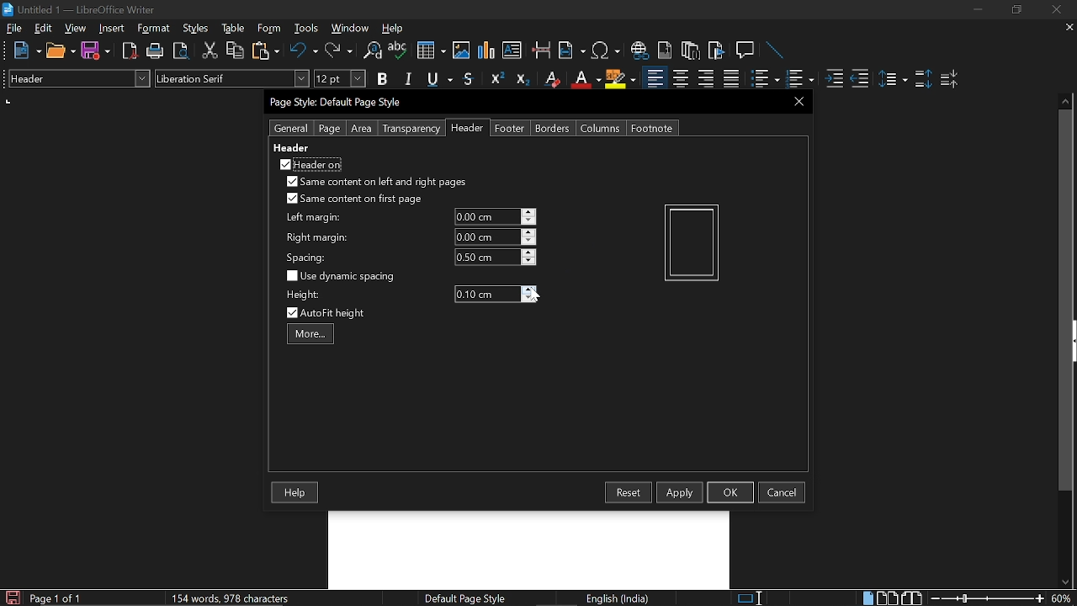  I want to click on Transparency, so click(410, 129).